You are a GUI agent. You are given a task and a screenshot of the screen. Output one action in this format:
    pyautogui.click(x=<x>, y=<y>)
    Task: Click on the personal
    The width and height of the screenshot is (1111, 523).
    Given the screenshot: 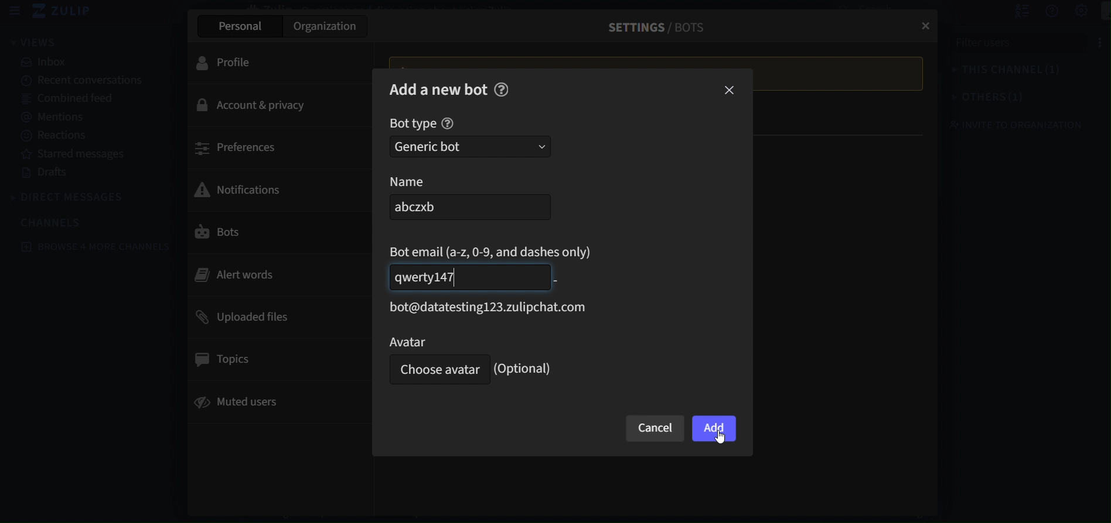 What is the action you would take?
    pyautogui.click(x=238, y=26)
    